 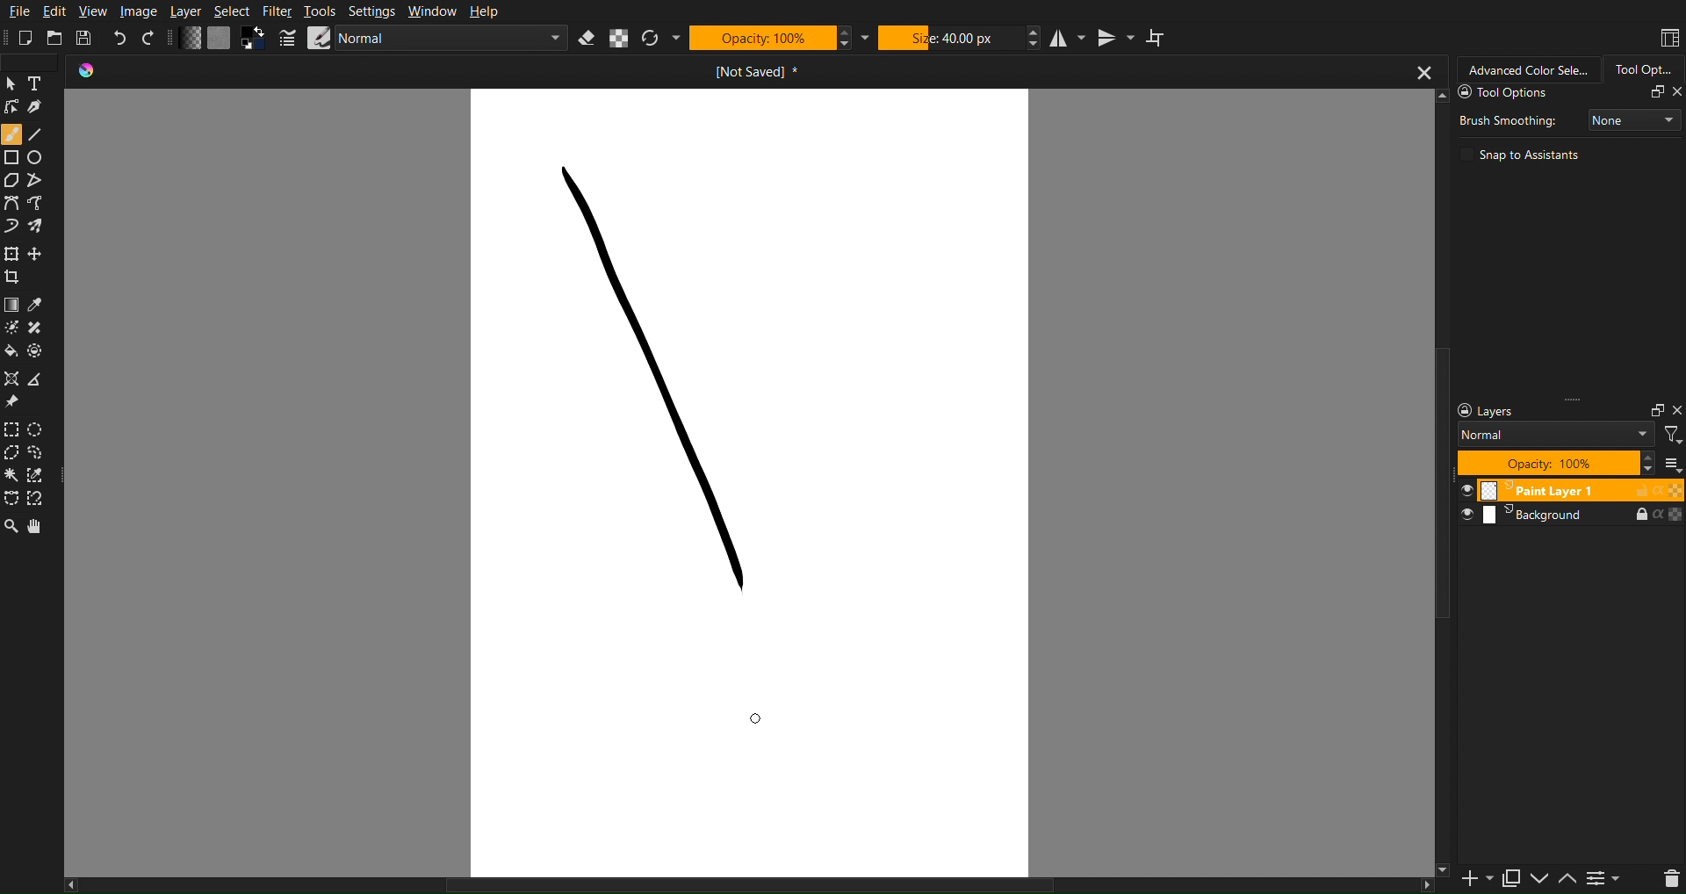 What do you see at coordinates (1557, 435) in the screenshot?
I see `Blend Mode` at bounding box center [1557, 435].